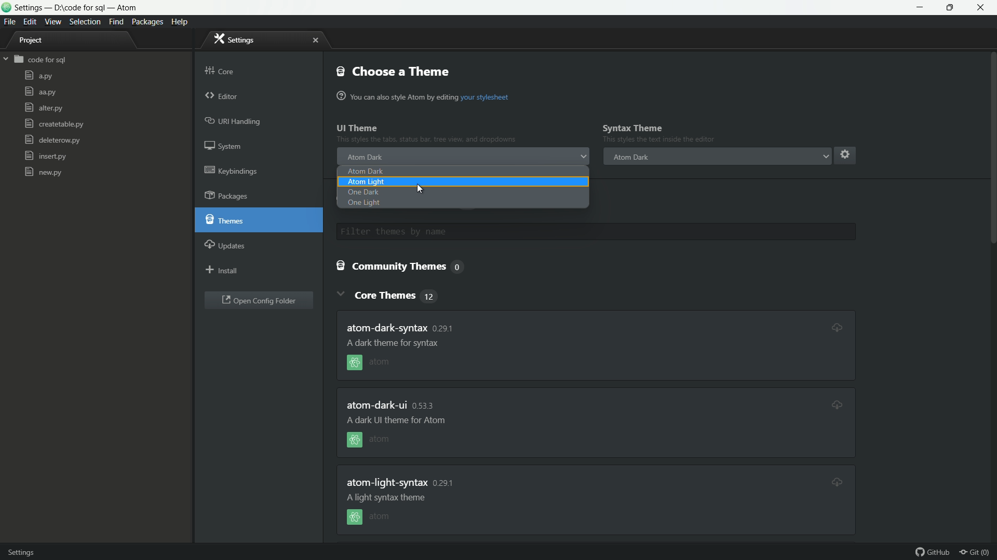 The width and height of the screenshot is (997, 560). What do you see at coordinates (182, 22) in the screenshot?
I see `help menu` at bounding box center [182, 22].